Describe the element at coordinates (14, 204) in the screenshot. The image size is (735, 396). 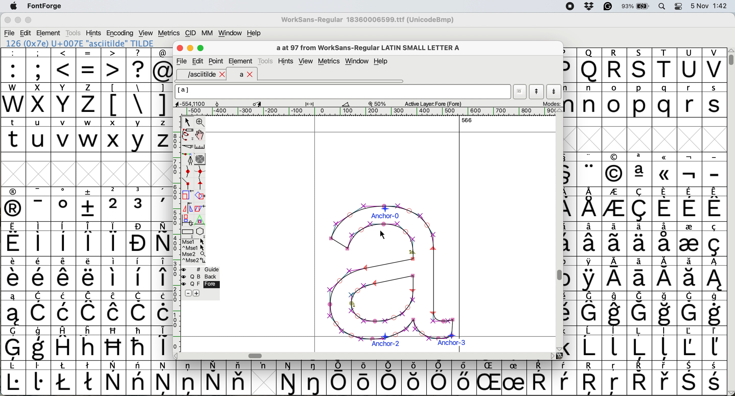
I see `symbol` at that location.